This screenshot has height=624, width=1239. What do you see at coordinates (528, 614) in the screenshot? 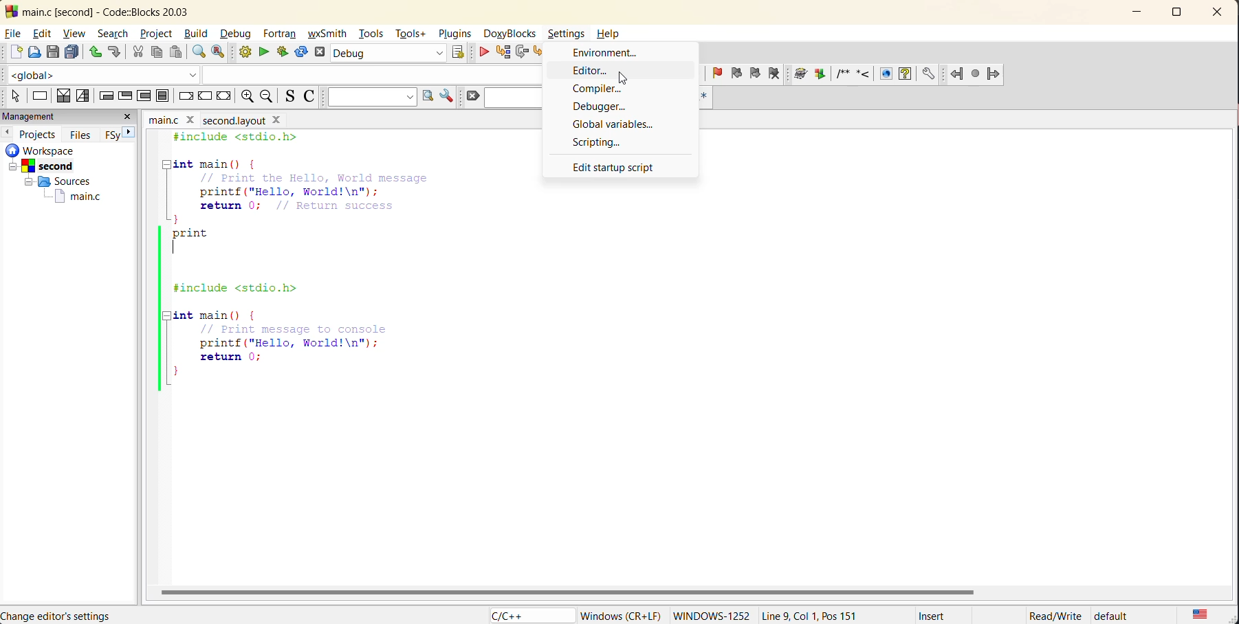
I see `language` at bounding box center [528, 614].